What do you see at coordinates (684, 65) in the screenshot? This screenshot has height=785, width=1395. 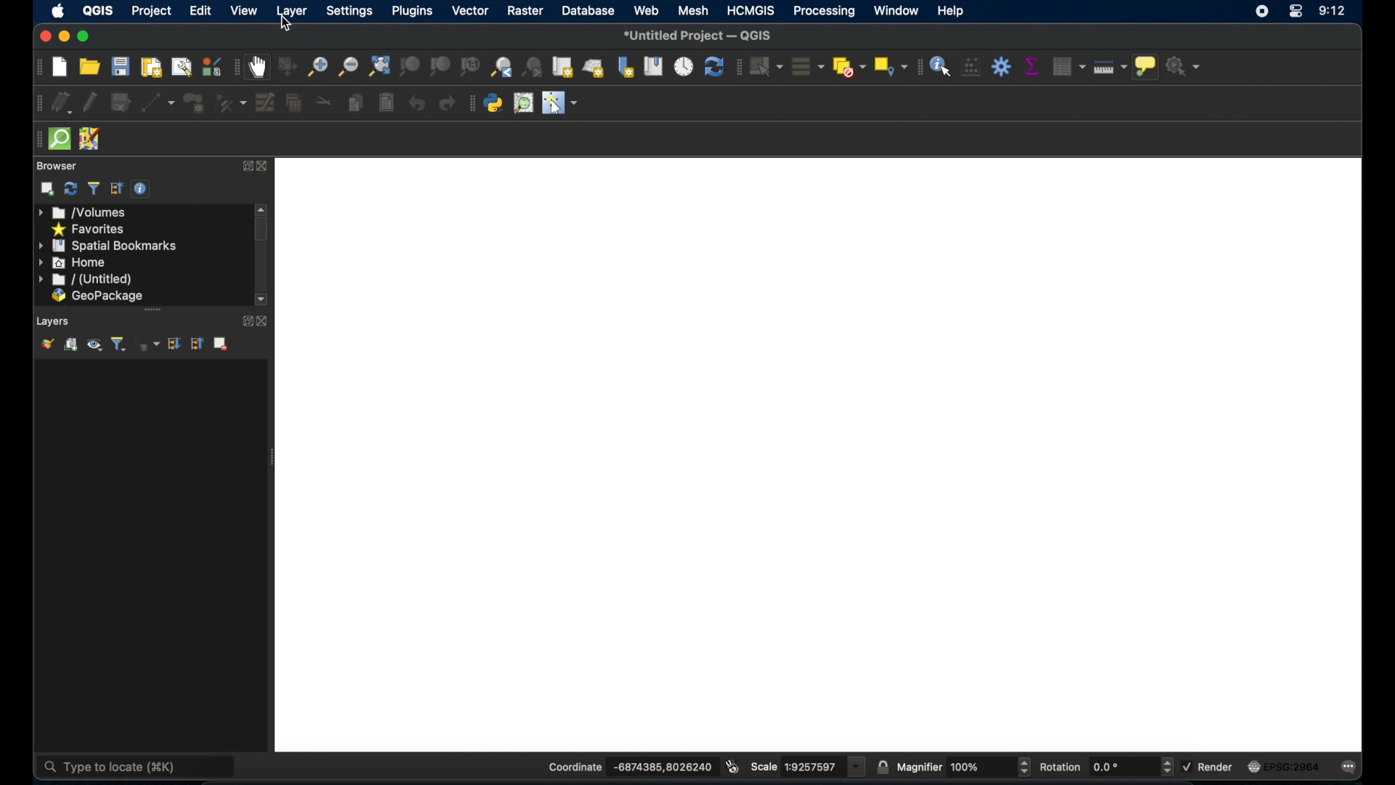 I see `temporal controller panel` at bounding box center [684, 65].